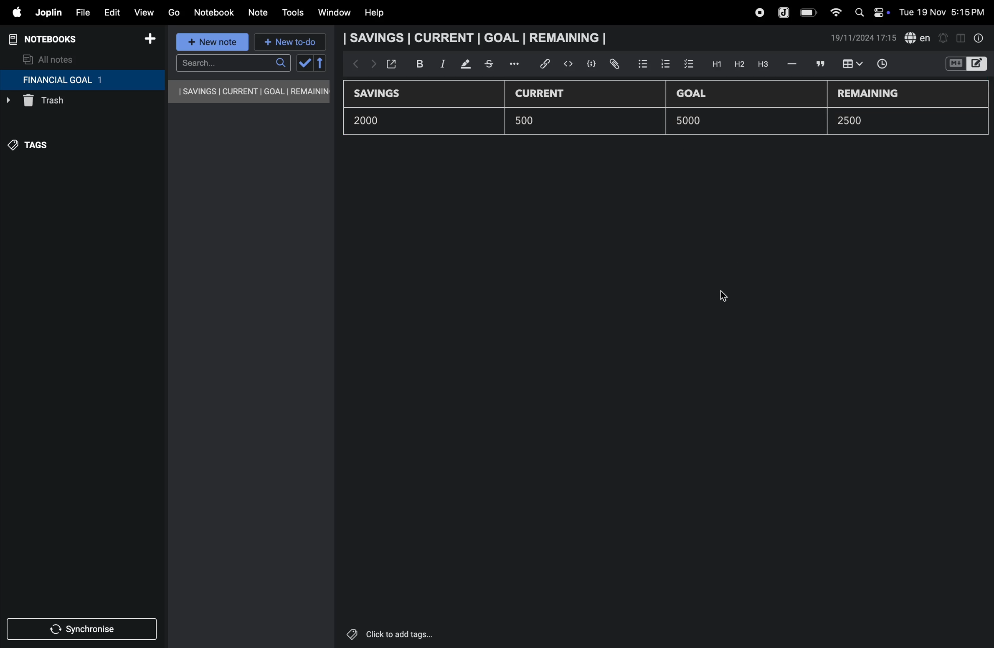 This screenshot has height=648, width=994. Describe the element at coordinates (47, 13) in the screenshot. I see `joplin menu` at that location.